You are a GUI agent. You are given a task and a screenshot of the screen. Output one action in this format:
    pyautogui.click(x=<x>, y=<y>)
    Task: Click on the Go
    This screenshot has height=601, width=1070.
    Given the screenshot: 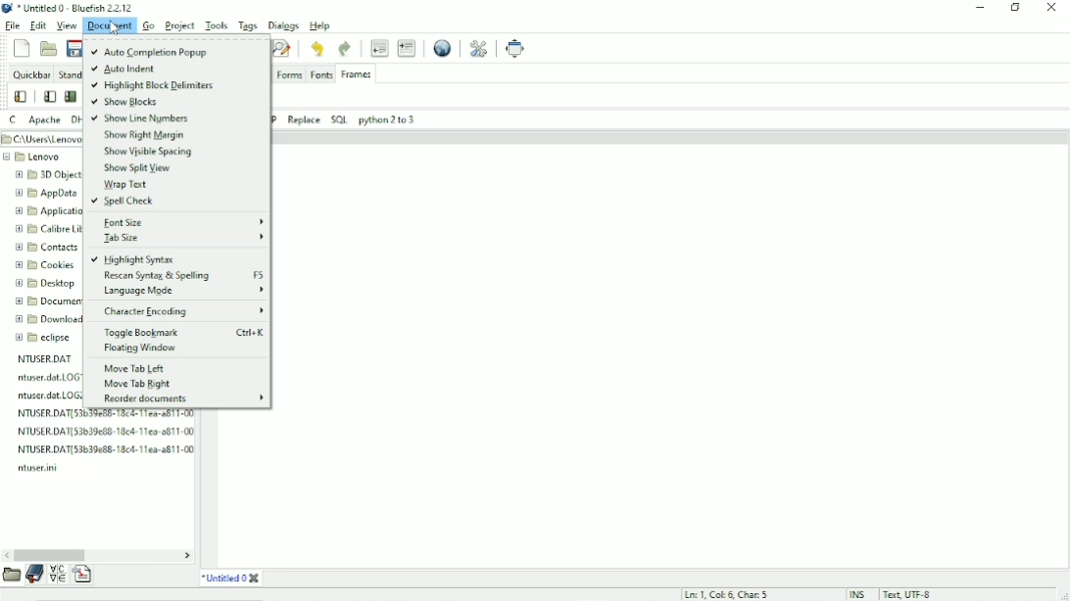 What is the action you would take?
    pyautogui.click(x=151, y=28)
    